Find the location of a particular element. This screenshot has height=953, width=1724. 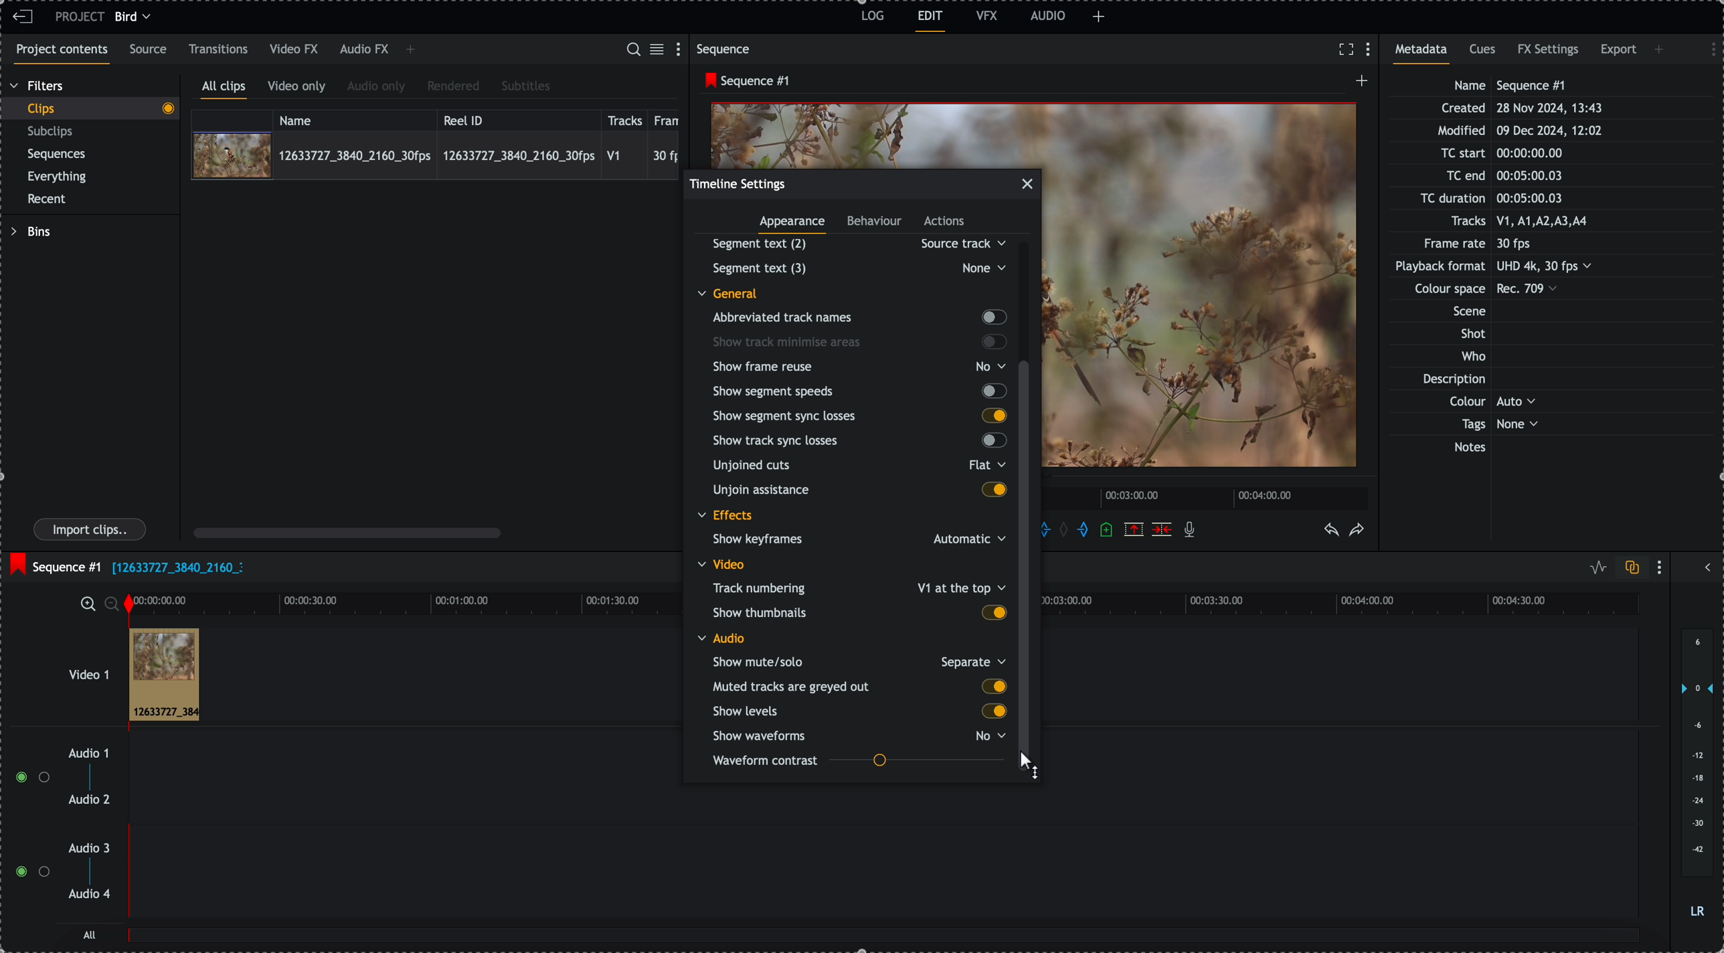

effects is located at coordinates (727, 517).